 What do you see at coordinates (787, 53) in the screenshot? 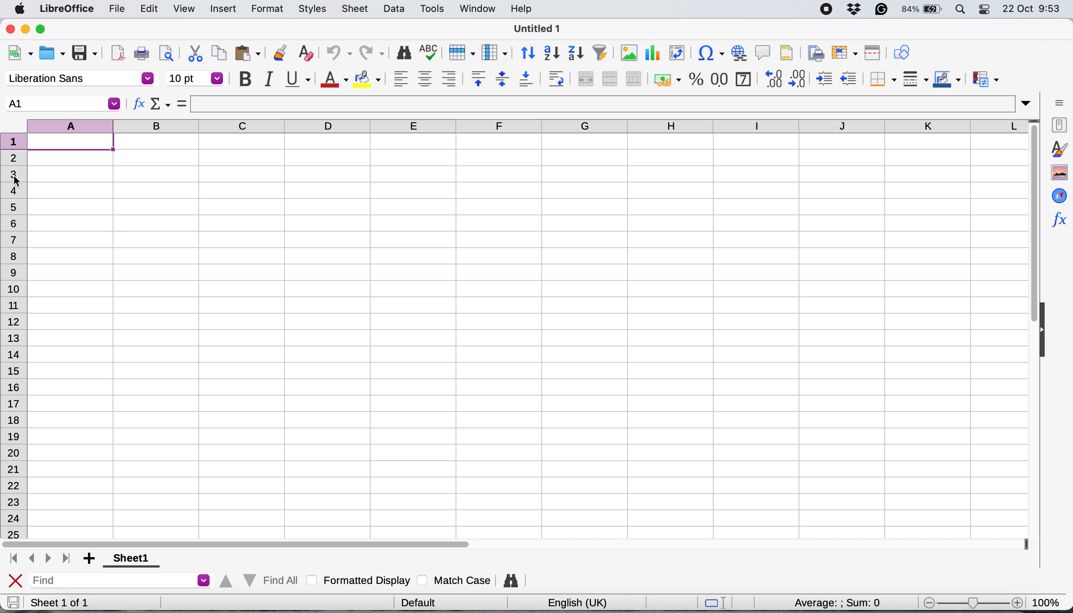
I see `headers and footers` at bounding box center [787, 53].